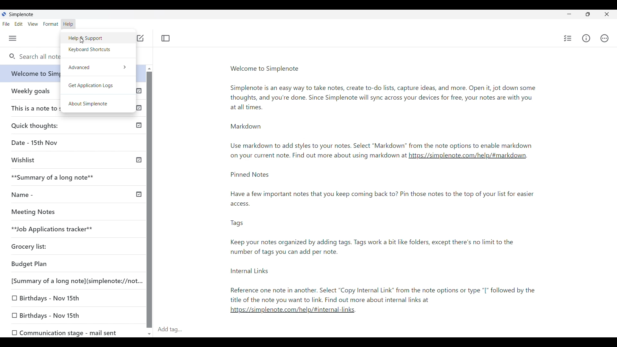 The image size is (617, 347). What do you see at coordinates (97, 103) in the screenshot?
I see `About Simplenote` at bounding box center [97, 103].